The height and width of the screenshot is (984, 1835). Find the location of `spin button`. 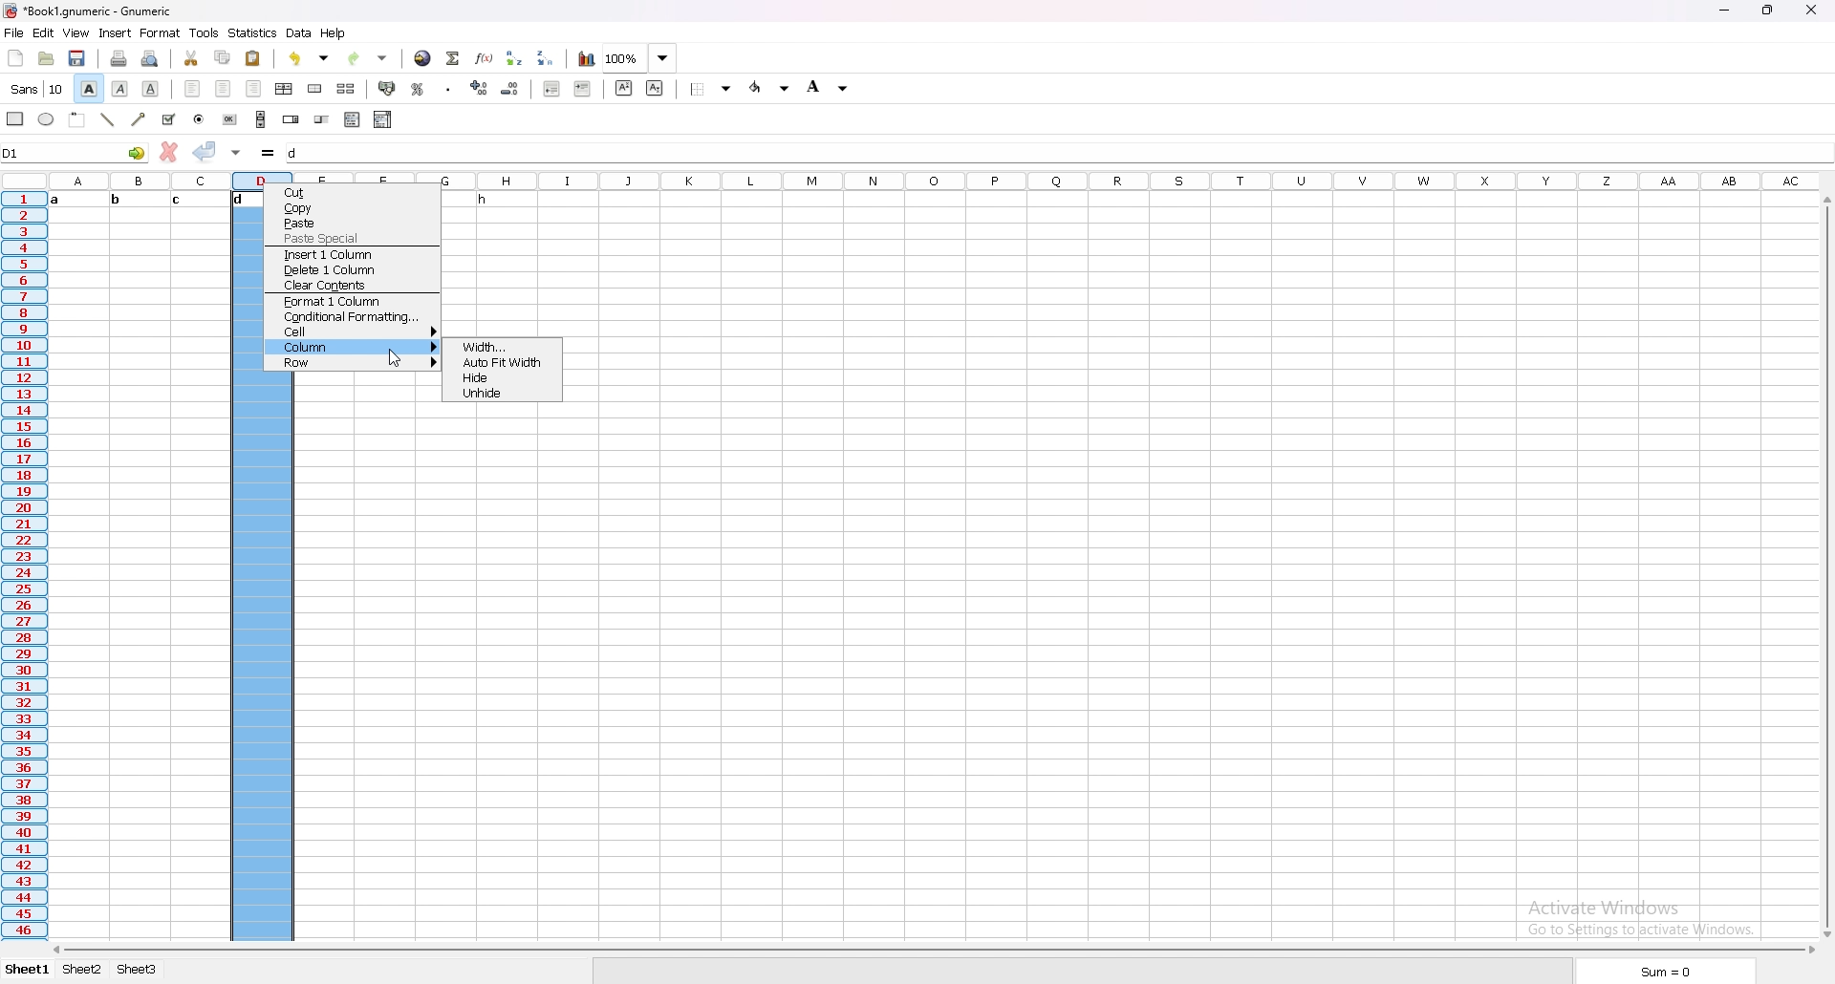

spin button is located at coordinates (292, 119).